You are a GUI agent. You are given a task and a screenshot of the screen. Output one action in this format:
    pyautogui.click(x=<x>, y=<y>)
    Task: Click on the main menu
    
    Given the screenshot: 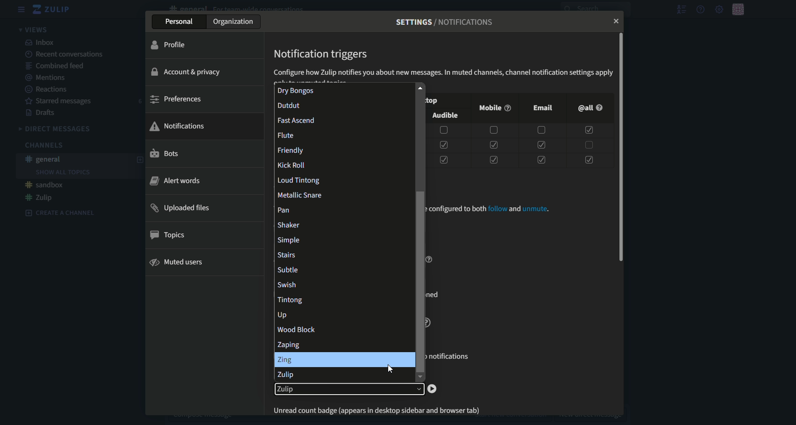 What is the action you would take?
    pyautogui.click(x=718, y=9)
    